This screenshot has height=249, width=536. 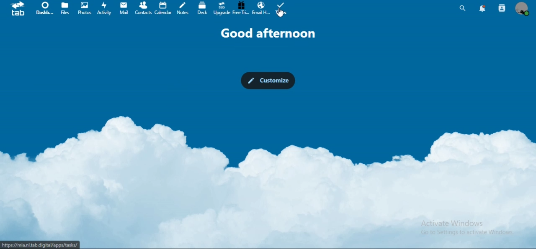 I want to click on search contacts, so click(x=502, y=8).